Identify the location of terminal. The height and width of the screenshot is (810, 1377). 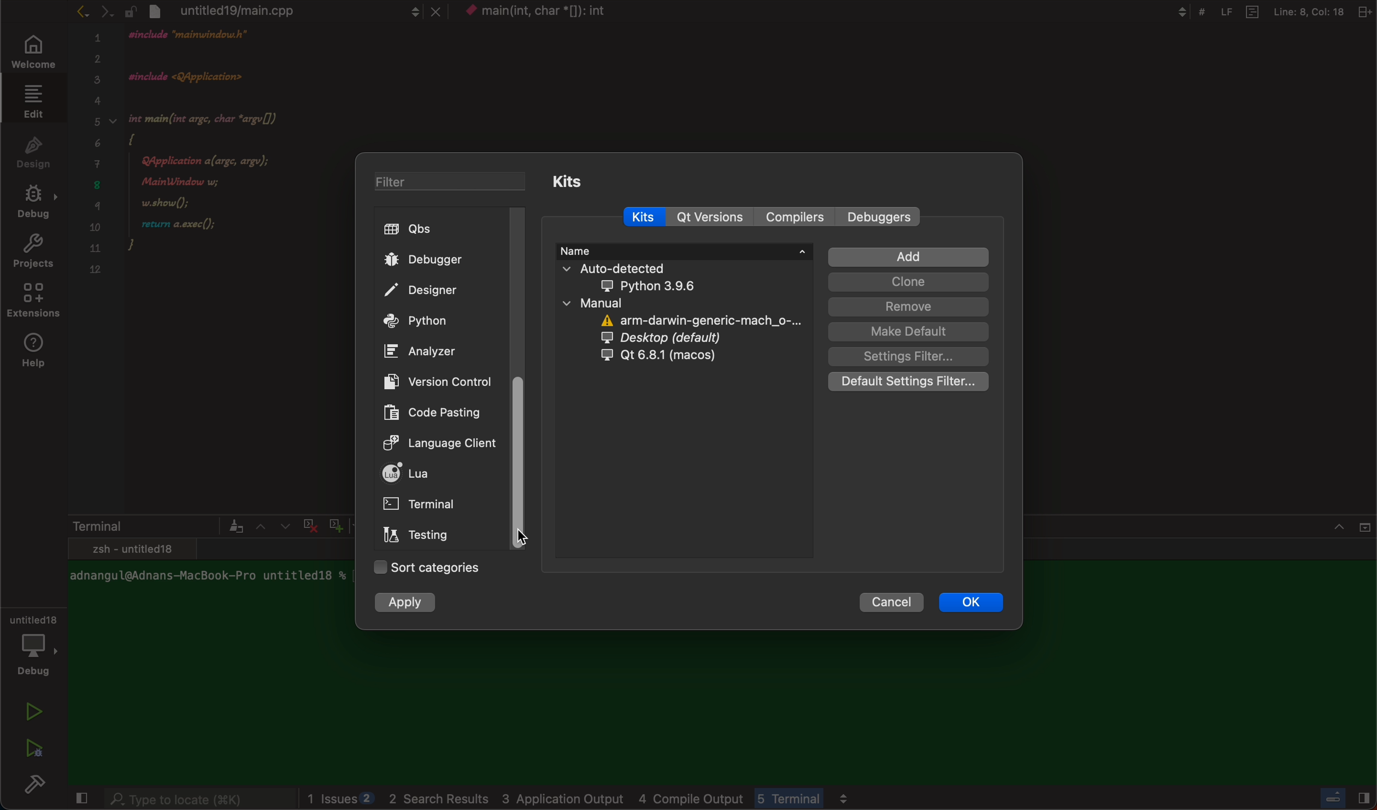
(429, 505).